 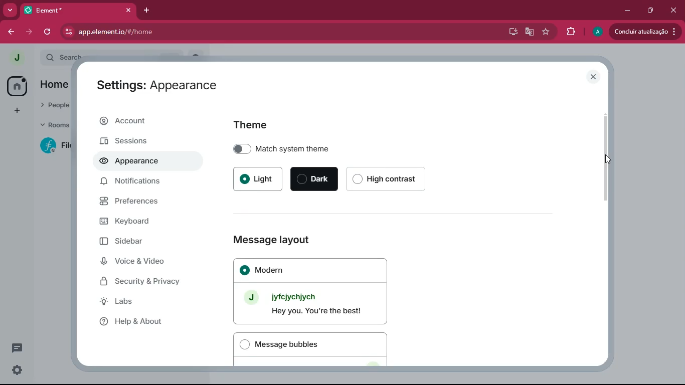 What do you see at coordinates (317, 147) in the screenshot?
I see `match` at bounding box center [317, 147].